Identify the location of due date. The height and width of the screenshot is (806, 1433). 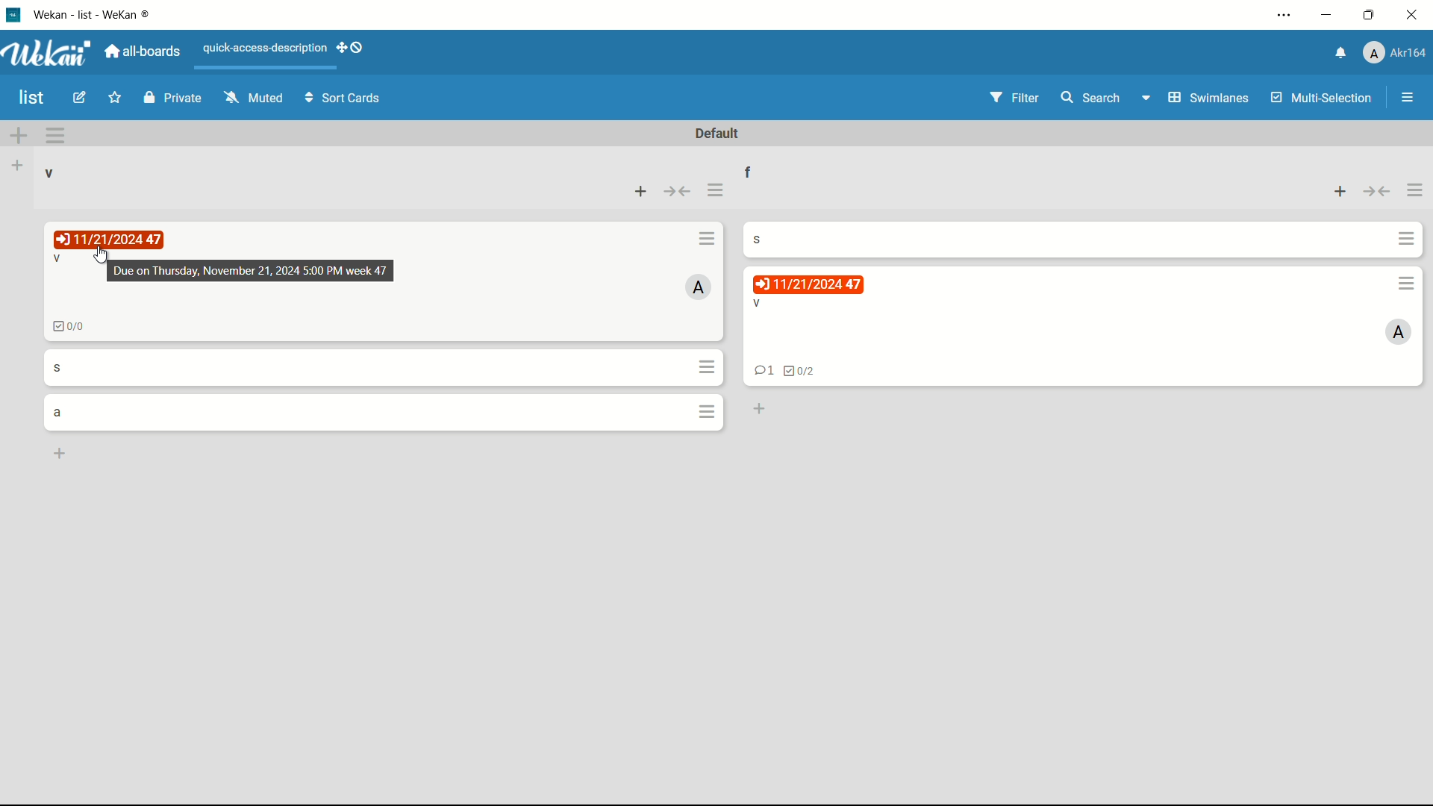
(111, 239).